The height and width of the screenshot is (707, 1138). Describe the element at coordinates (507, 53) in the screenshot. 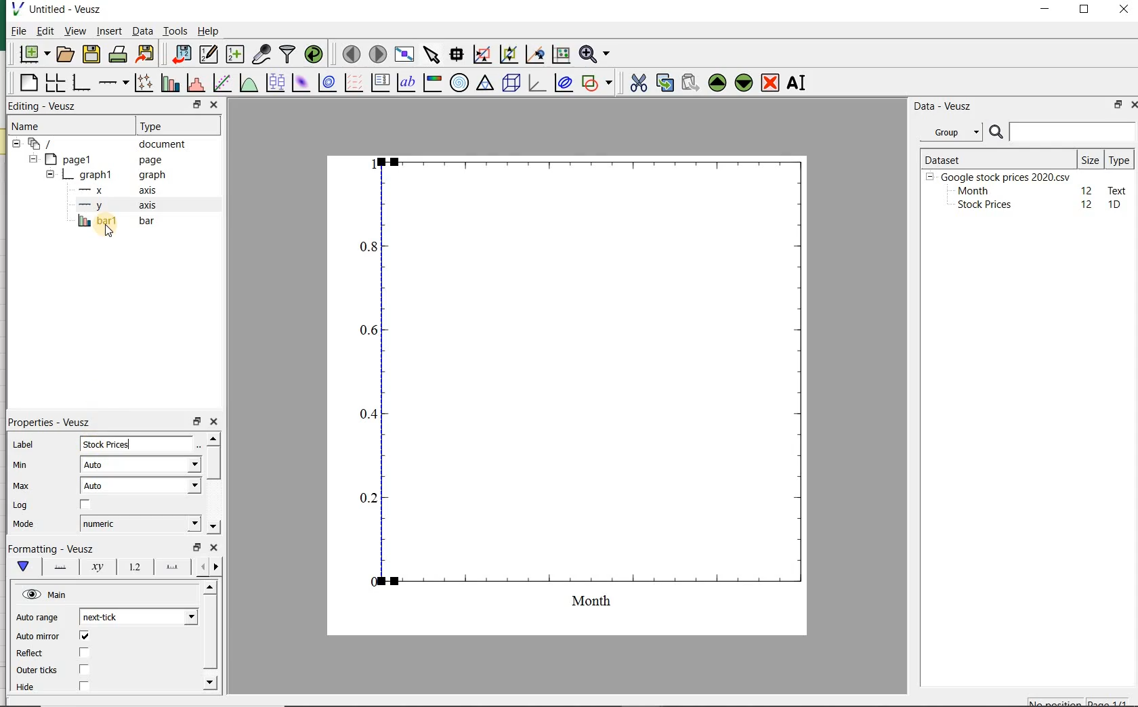

I see `click to zoom out of graph axes` at that location.